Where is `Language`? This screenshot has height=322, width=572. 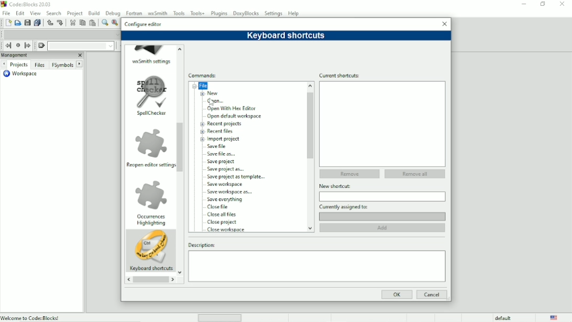 Language is located at coordinates (555, 317).